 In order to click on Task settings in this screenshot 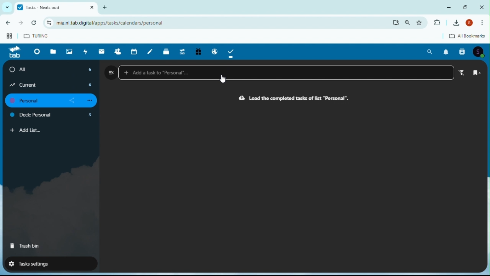, I will do `click(47, 263)`.